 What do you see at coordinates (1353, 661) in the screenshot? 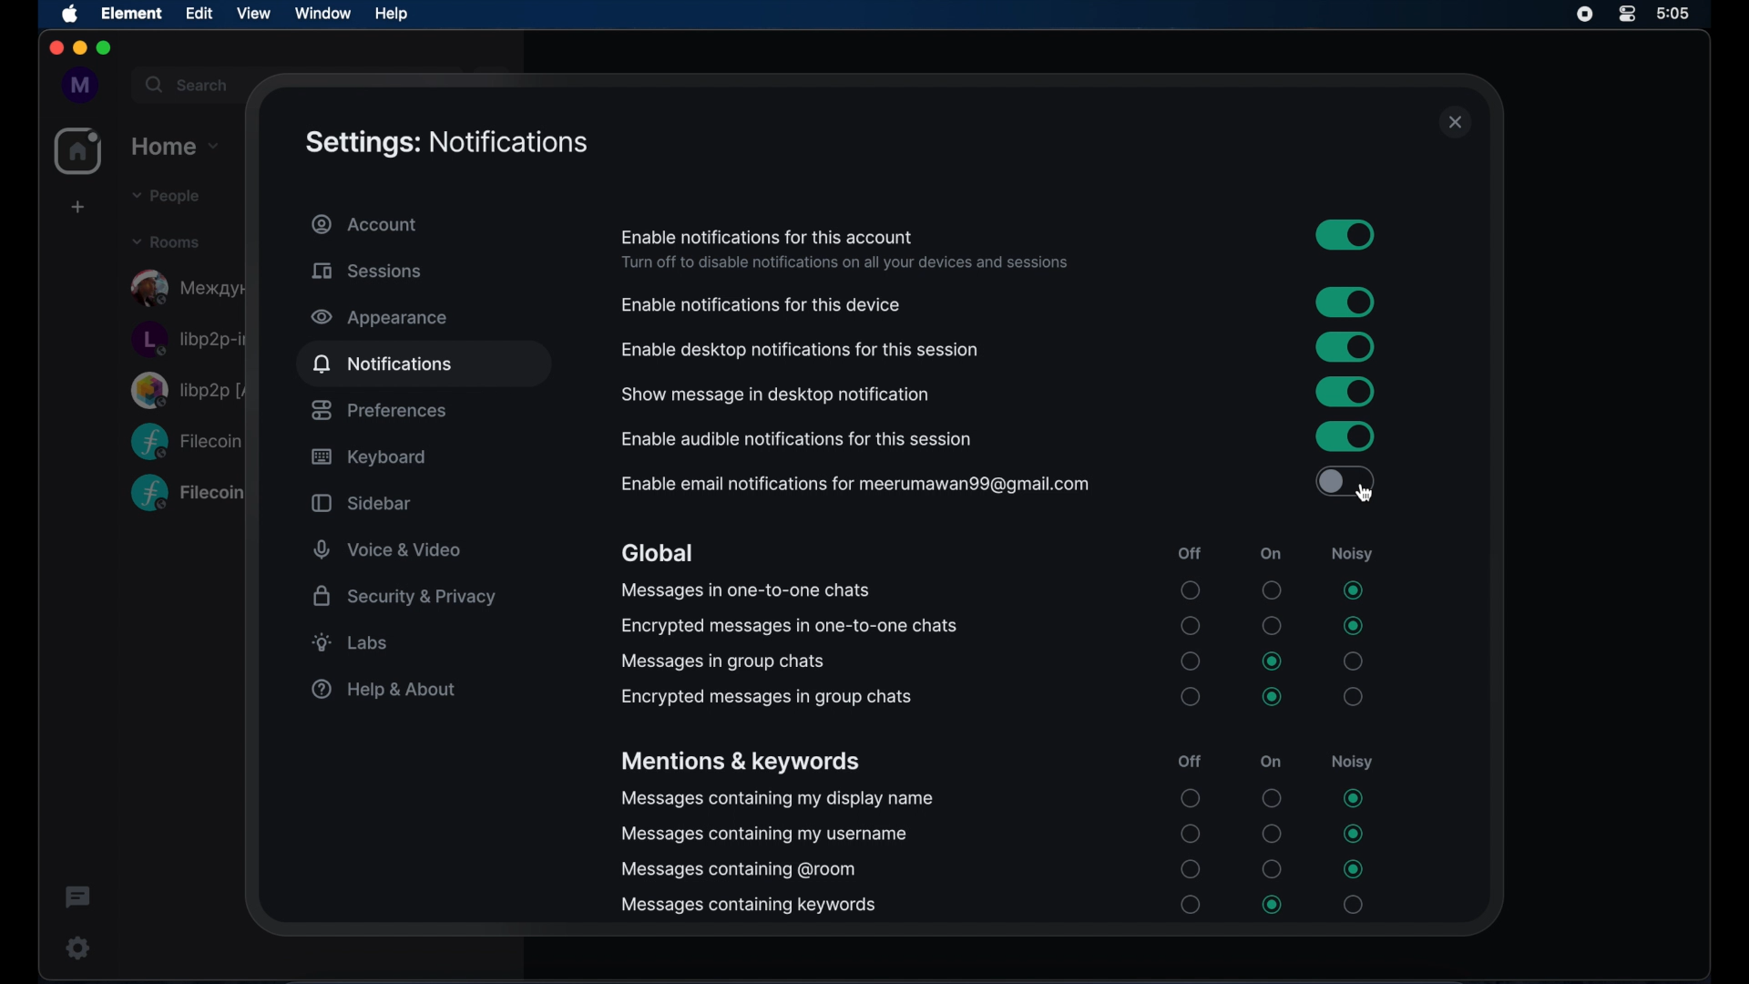
I see `radio button` at bounding box center [1353, 661].